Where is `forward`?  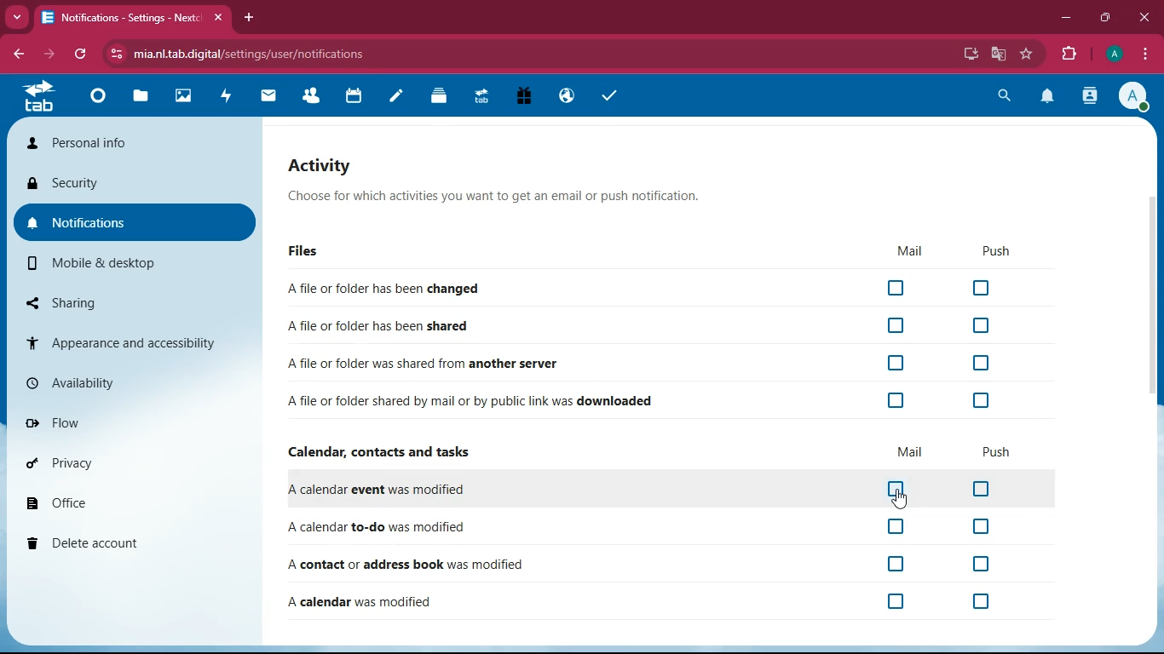
forward is located at coordinates (49, 53).